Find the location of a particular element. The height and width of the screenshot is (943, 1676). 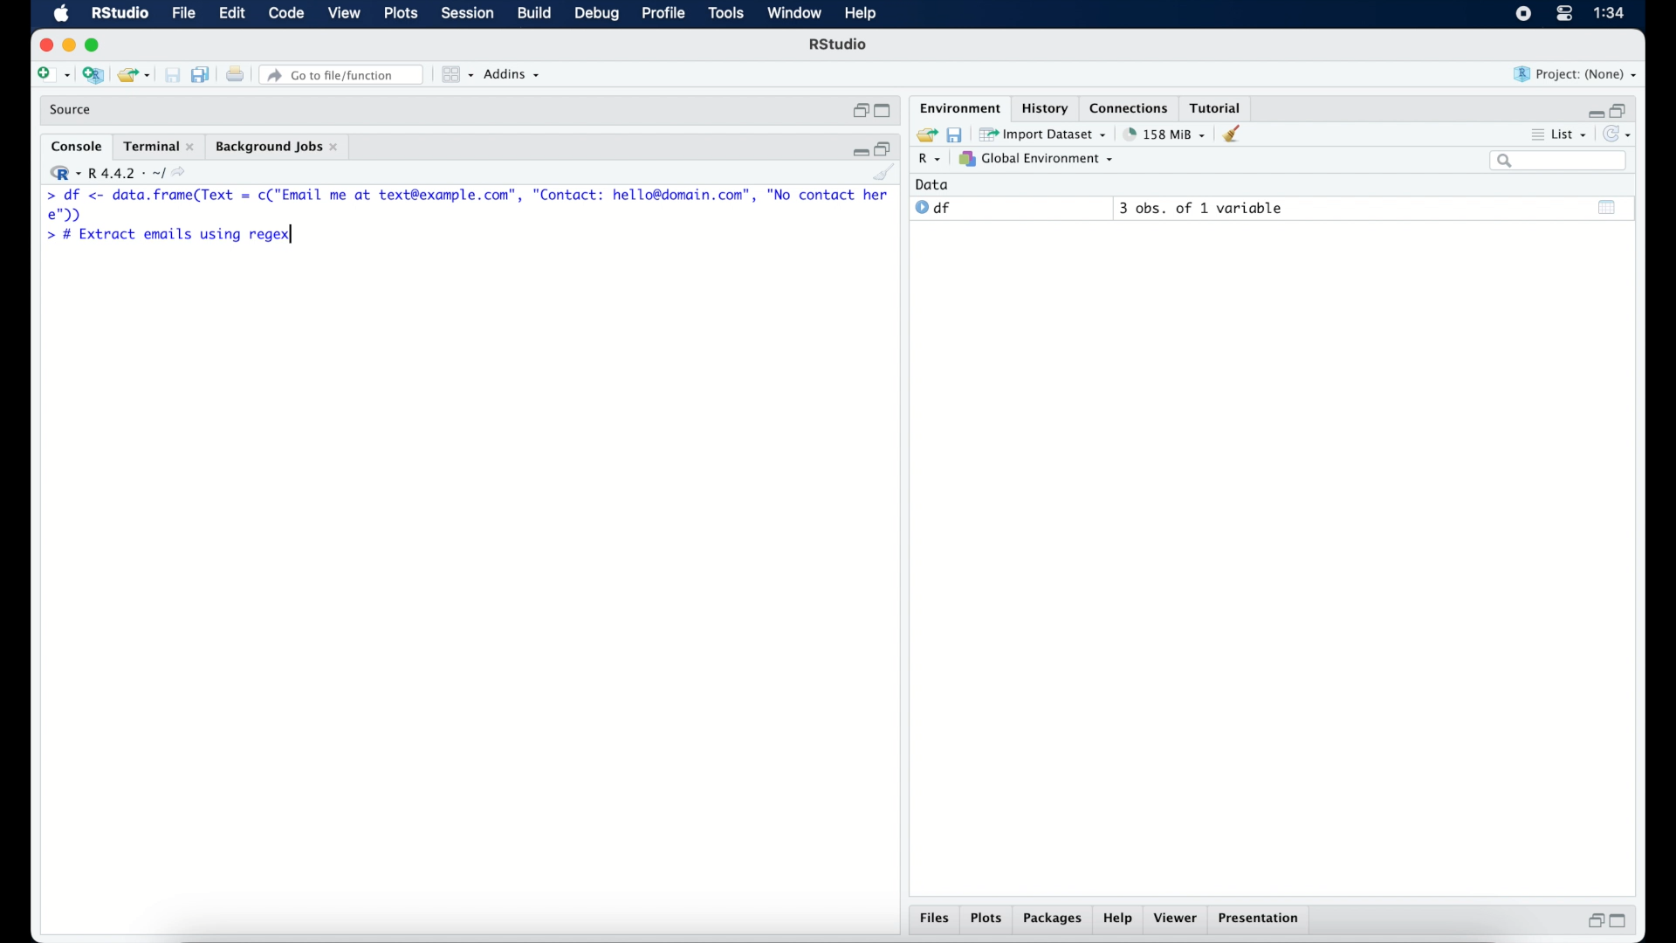

source is located at coordinates (74, 110).